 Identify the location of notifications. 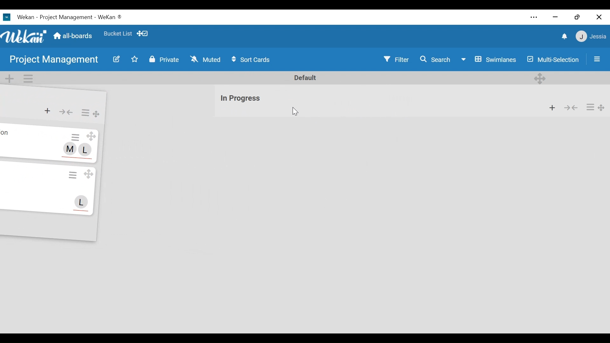
(564, 37).